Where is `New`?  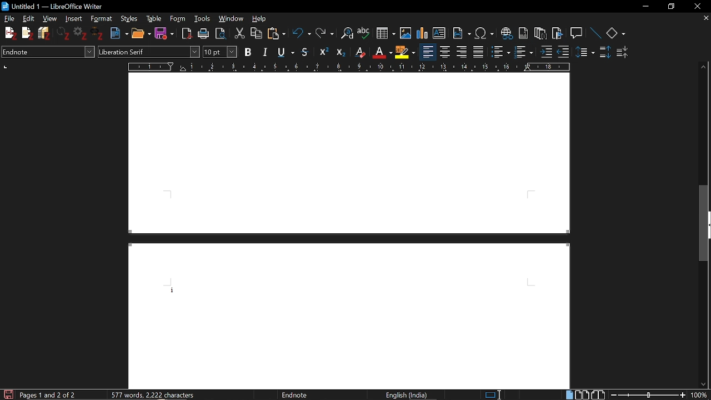 New is located at coordinates (119, 34).